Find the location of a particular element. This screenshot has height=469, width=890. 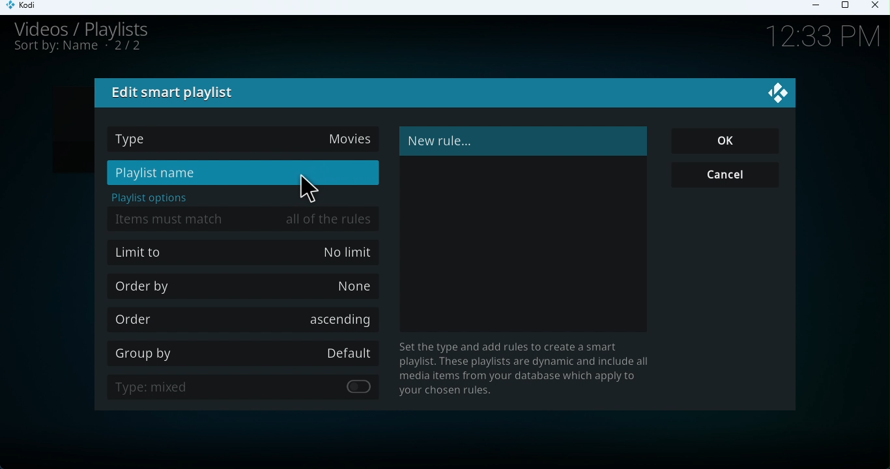

Maximize is located at coordinates (848, 6).